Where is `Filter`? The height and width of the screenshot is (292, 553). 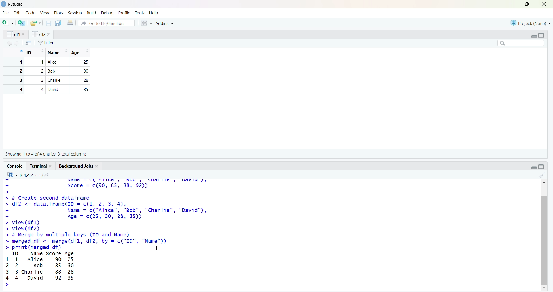
Filter is located at coordinates (46, 43).